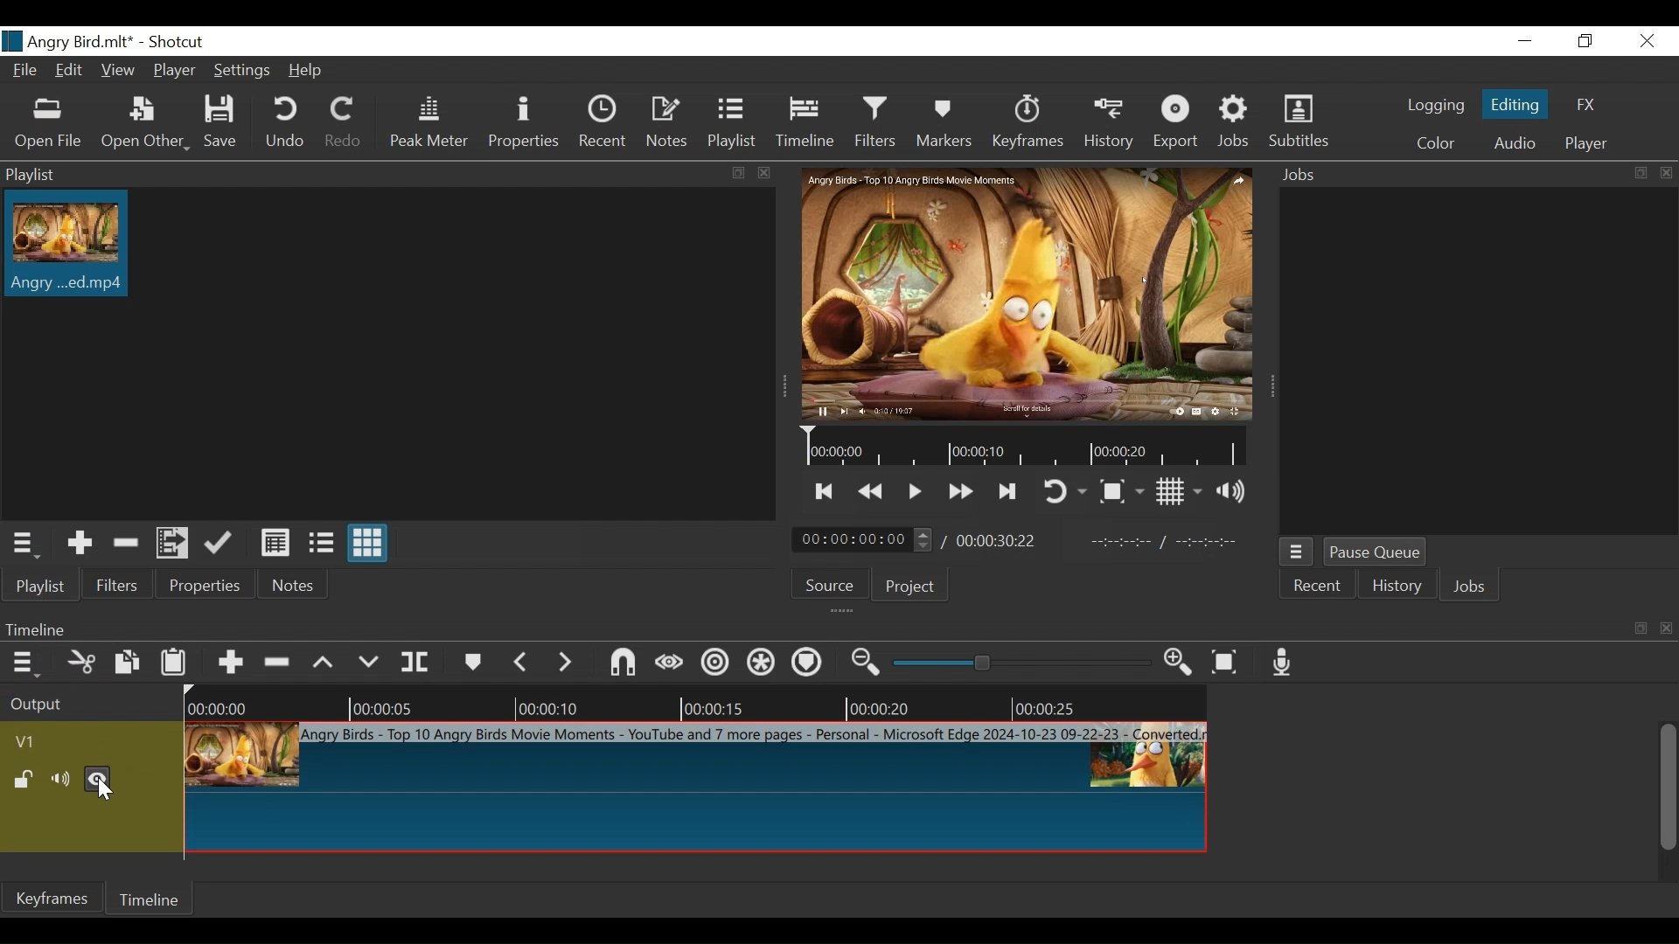  I want to click on player, so click(1586, 143).